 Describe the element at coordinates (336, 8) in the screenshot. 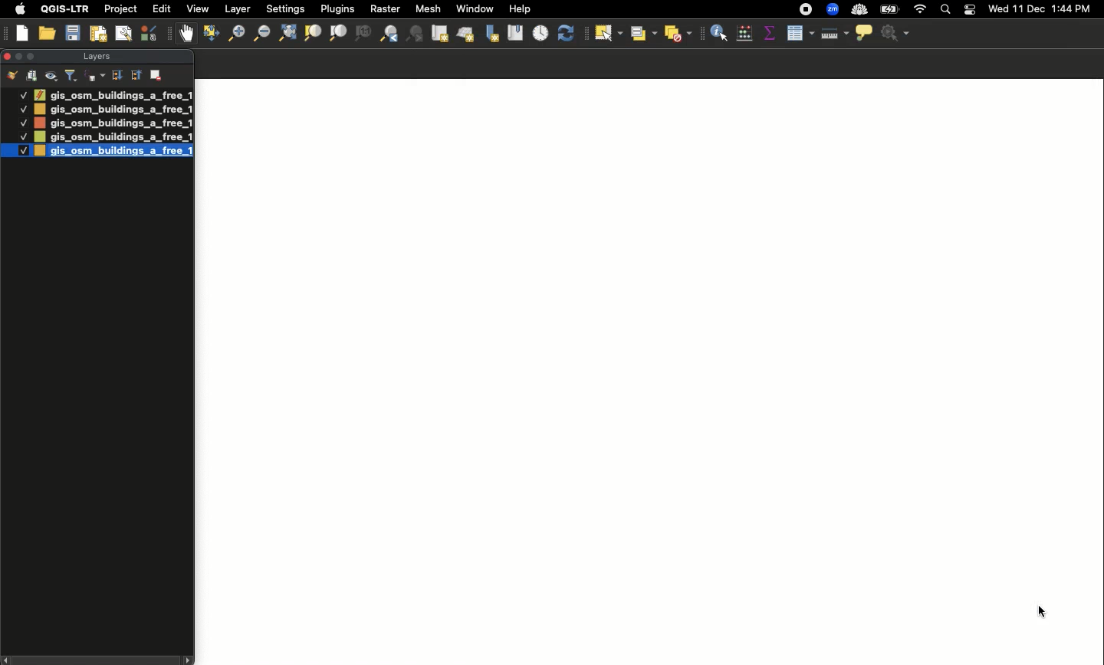

I see `Plugins` at that location.